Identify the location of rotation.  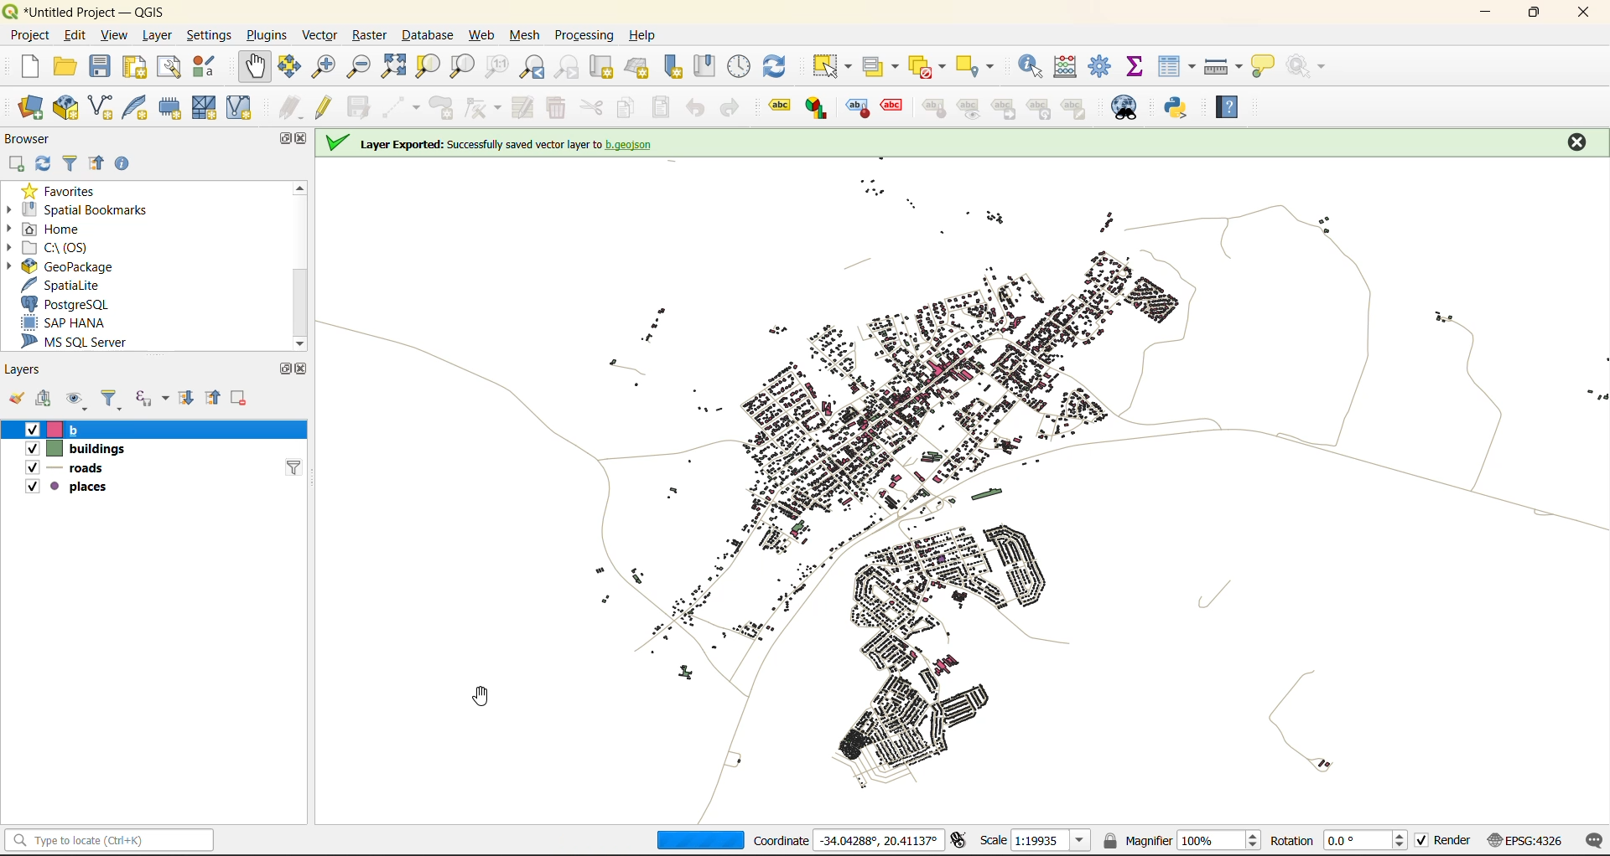
(1339, 841).